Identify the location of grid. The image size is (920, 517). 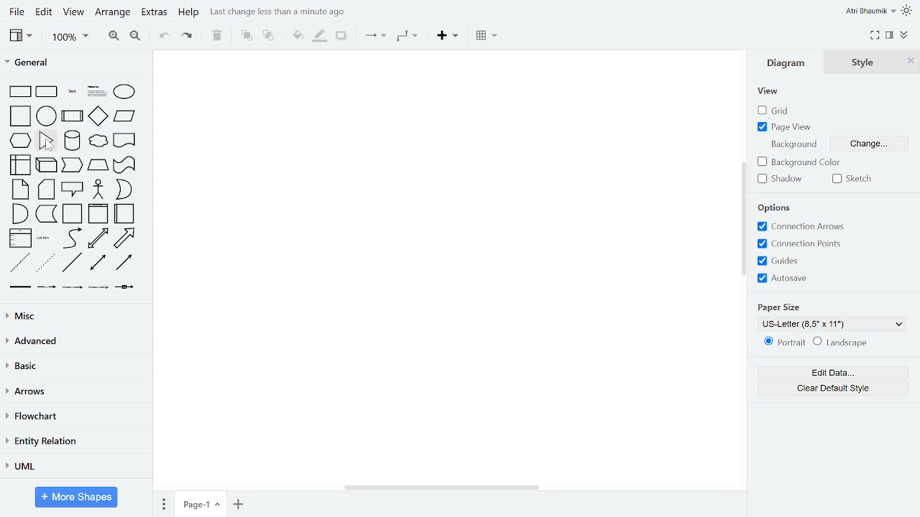
(775, 108).